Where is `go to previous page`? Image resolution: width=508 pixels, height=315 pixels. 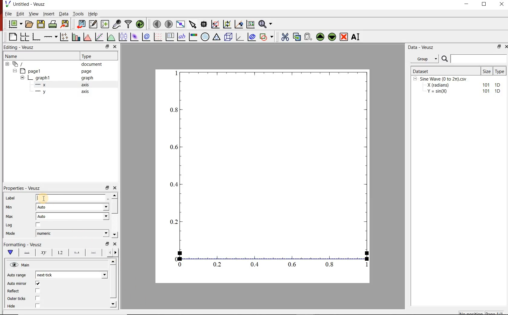
go to previous page is located at coordinates (157, 24).